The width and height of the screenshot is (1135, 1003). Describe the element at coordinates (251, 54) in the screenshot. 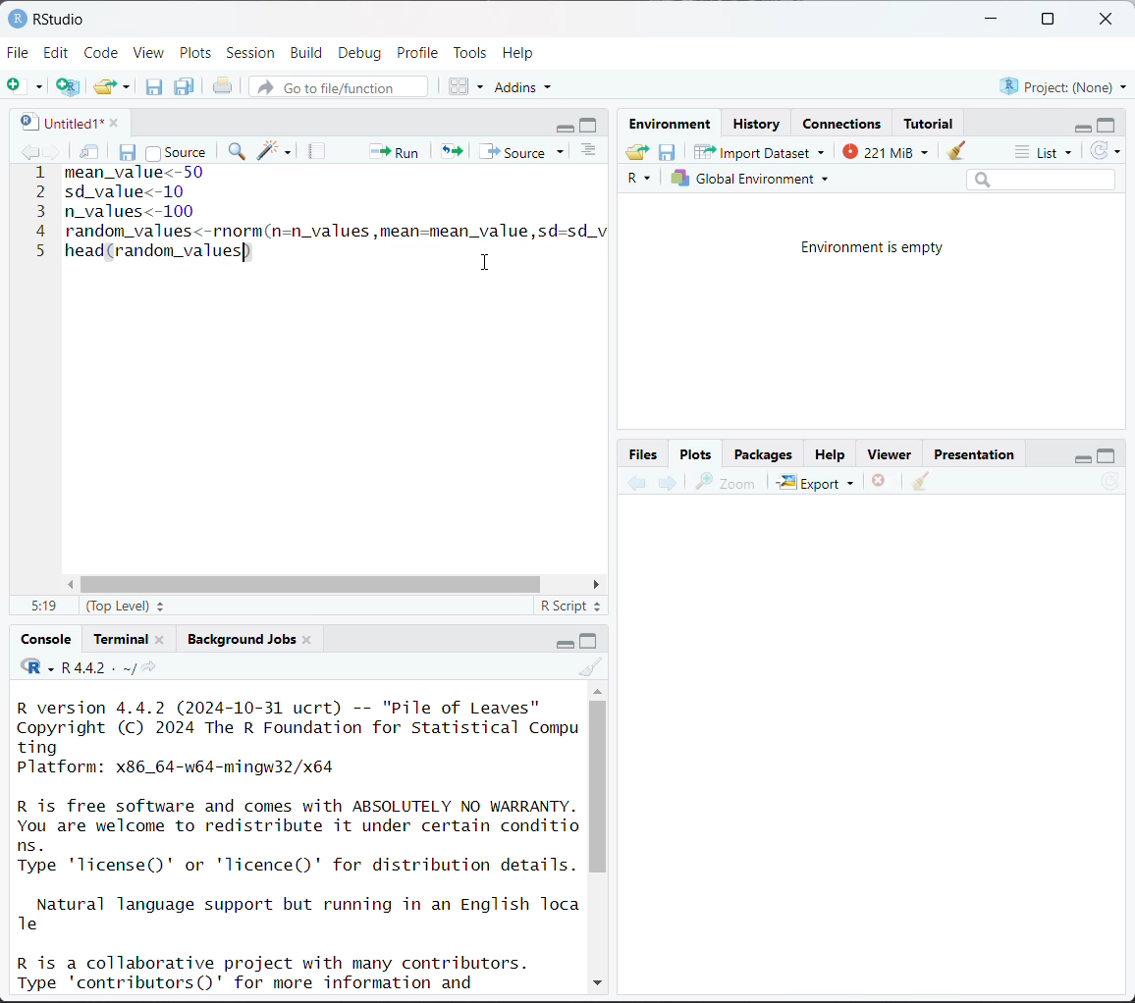

I see `Session` at that location.